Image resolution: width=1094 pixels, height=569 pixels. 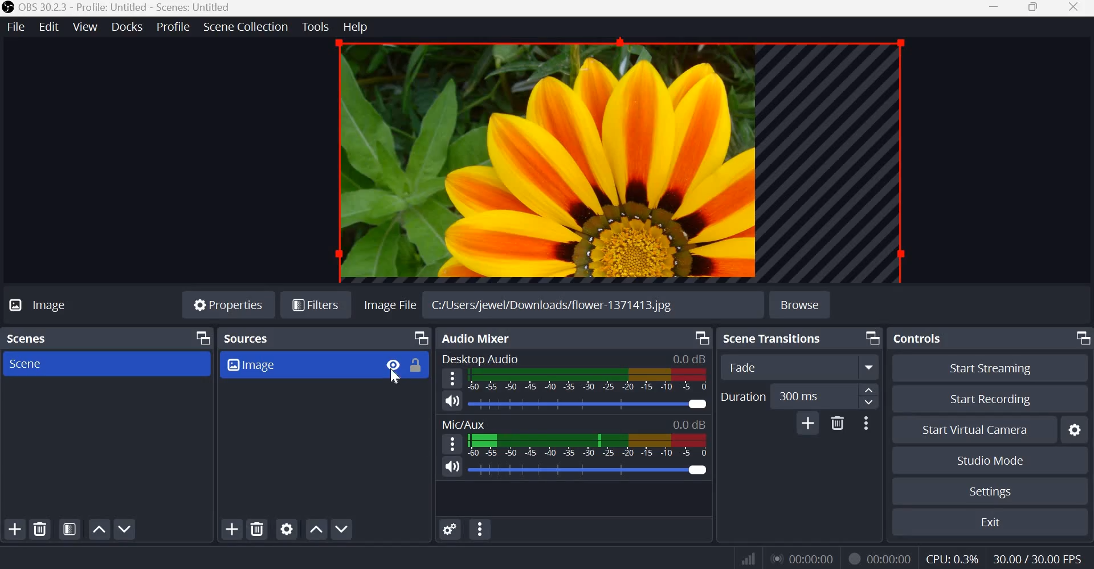 What do you see at coordinates (1081, 339) in the screenshot?
I see `Dock Options icon` at bounding box center [1081, 339].